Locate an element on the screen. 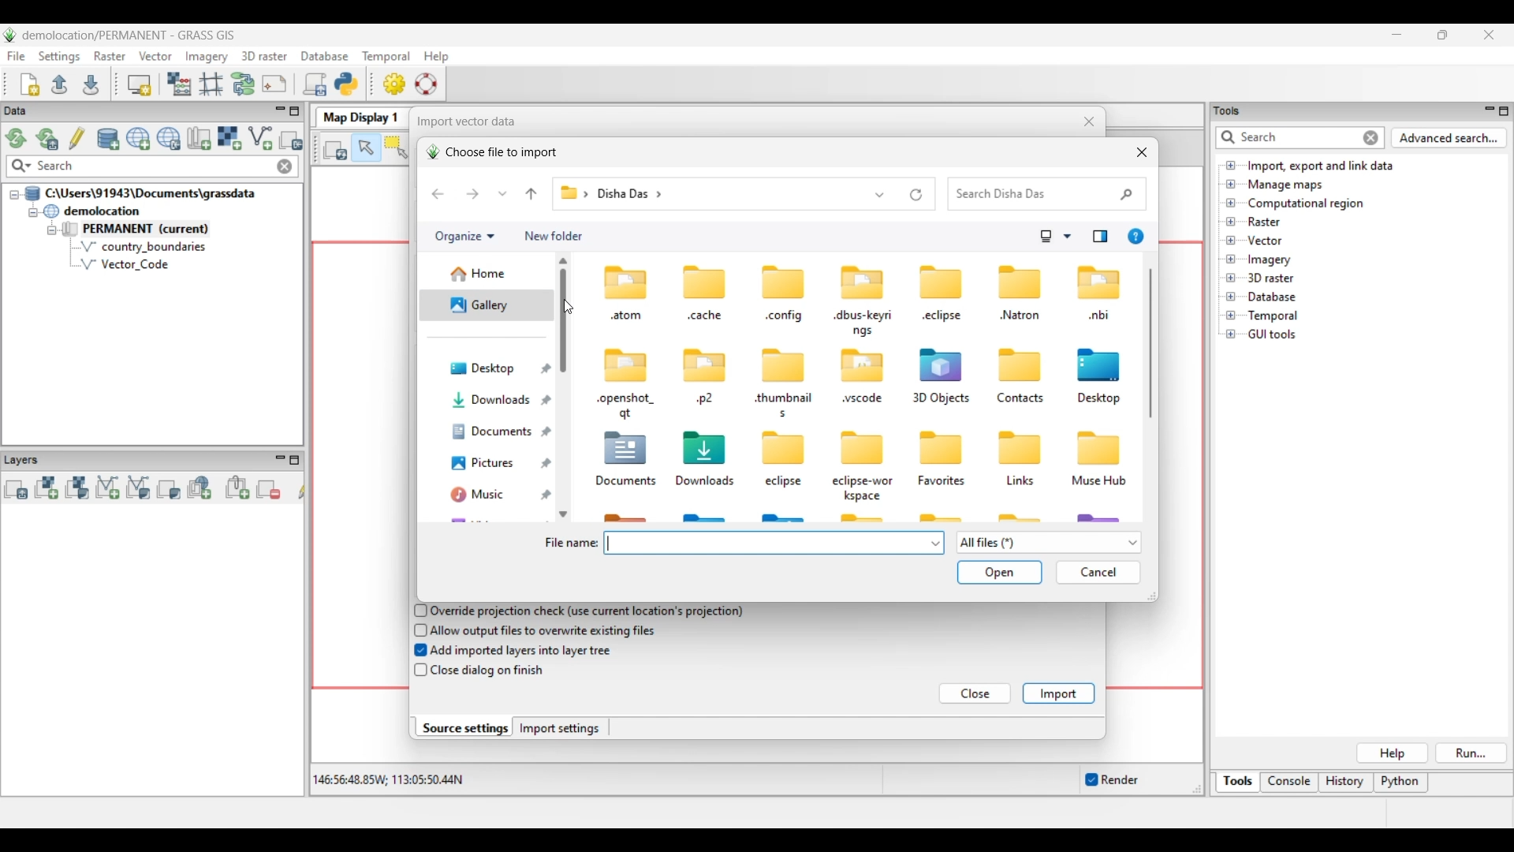  Organize current folder is located at coordinates (464, 237).